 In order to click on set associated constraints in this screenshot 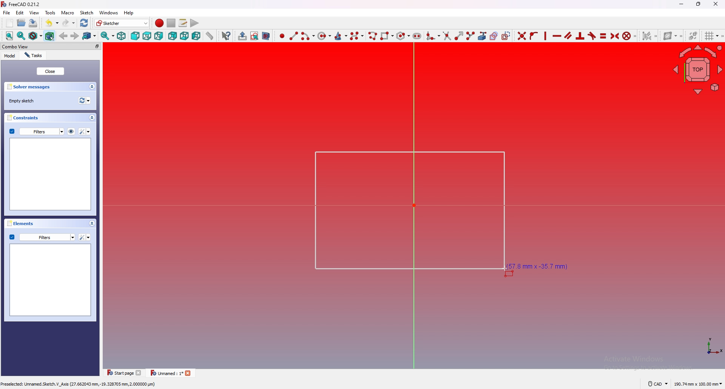, I will do `click(649, 36)`.